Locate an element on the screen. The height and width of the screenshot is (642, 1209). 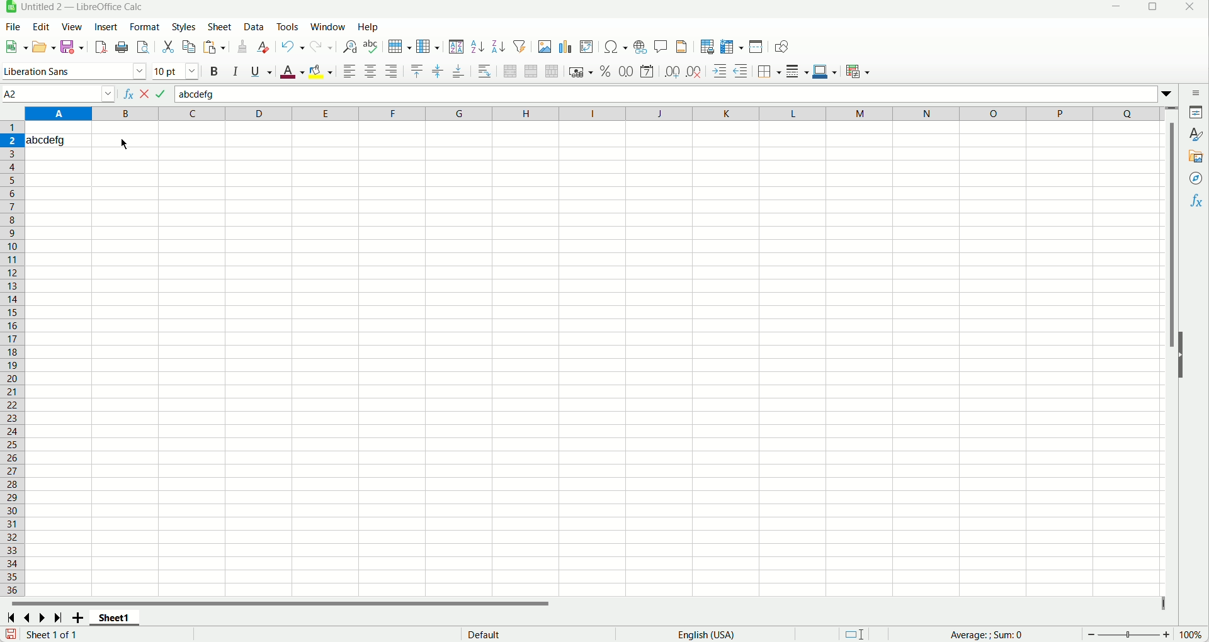
insert image is located at coordinates (545, 45).